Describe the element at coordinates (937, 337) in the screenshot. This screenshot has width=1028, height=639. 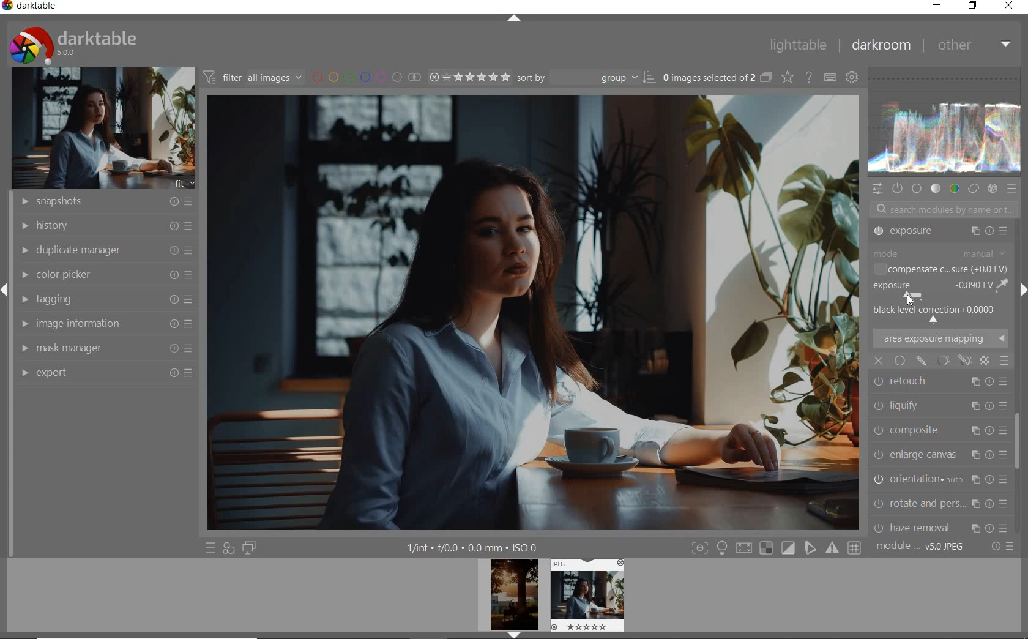
I see `LIQUIFY` at that location.